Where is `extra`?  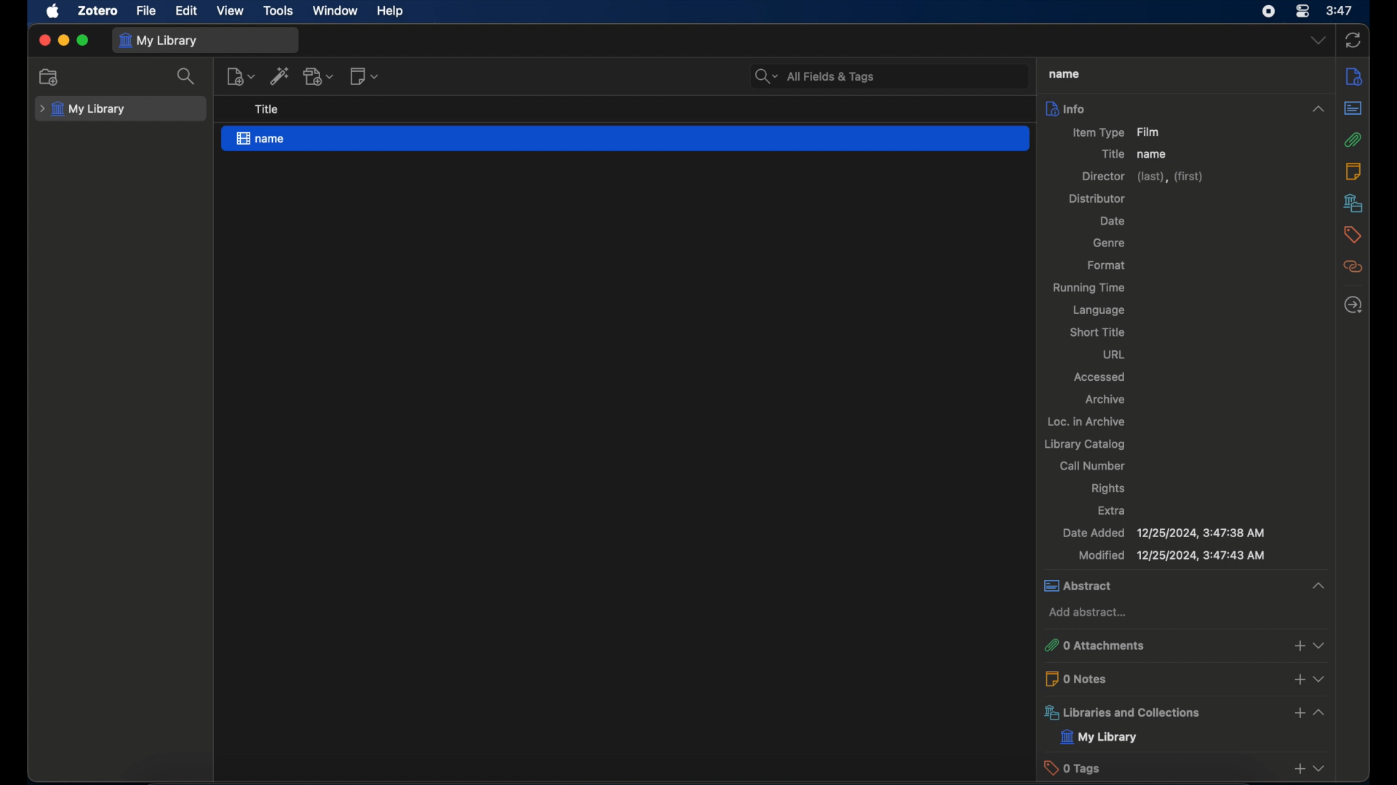 extra is located at coordinates (1113, 511).